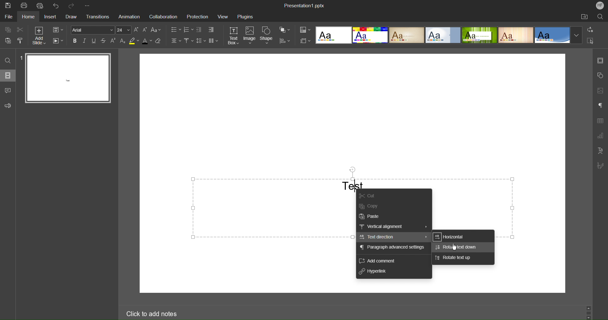 This screenshot has height=320, width=608. Describe the element at coordinates (591, 30) in the screenshot. I see `Replace` at that location.